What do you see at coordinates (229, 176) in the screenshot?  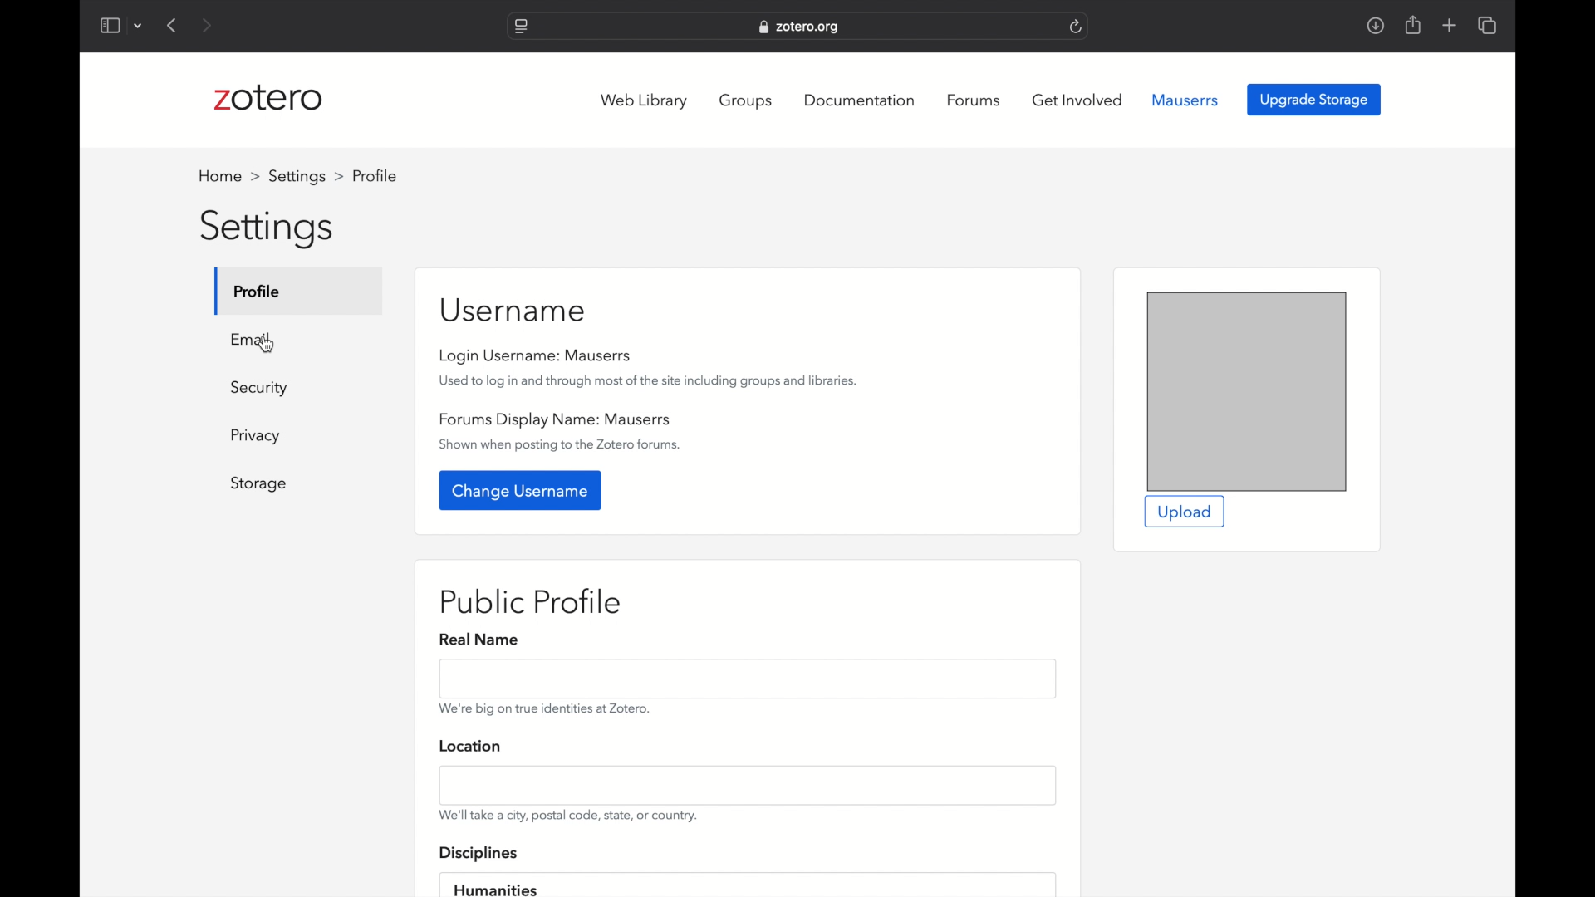 I see `home` at bounding box center [229, 176].